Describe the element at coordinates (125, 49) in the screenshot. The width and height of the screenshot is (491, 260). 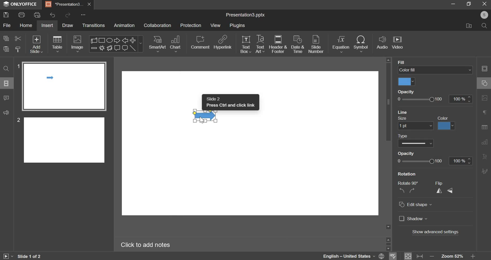
I see `rounded rectangular callout` at that location.